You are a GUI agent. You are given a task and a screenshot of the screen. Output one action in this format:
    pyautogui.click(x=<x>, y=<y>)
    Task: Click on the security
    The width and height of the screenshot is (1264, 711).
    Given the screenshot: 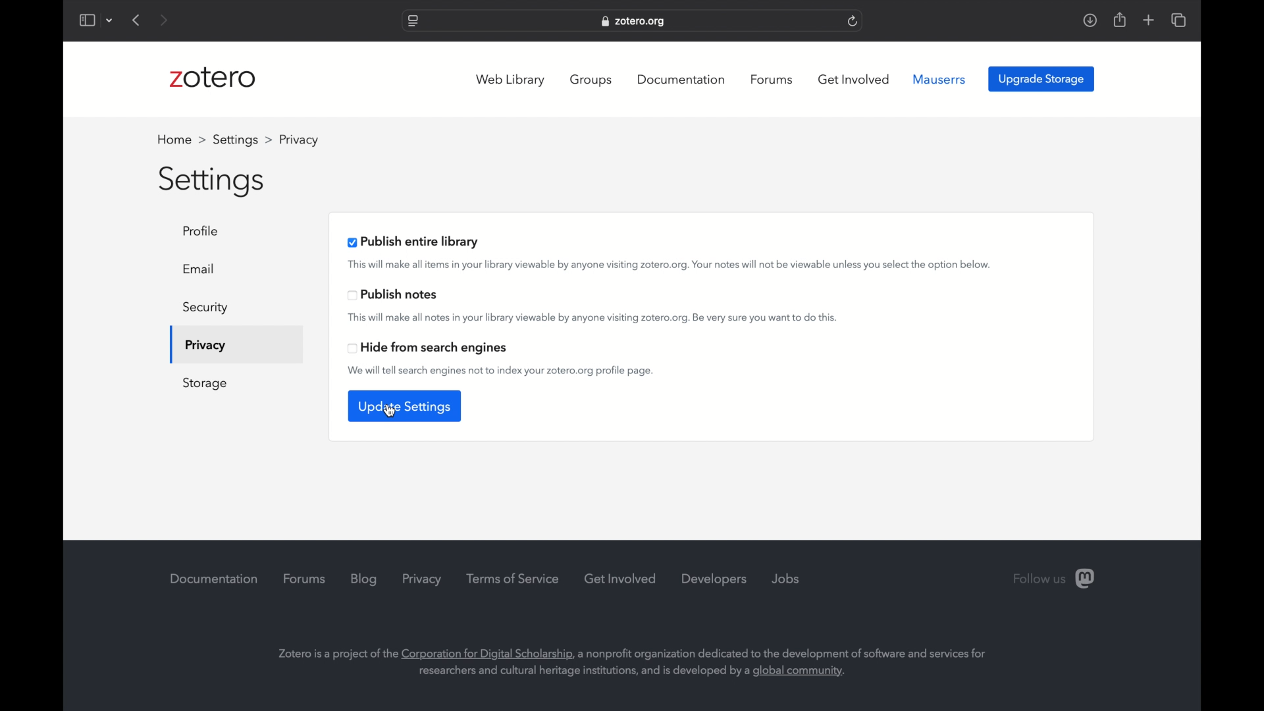 What is the action you would take?
    pyautogui.click(x=206, y=307)
    